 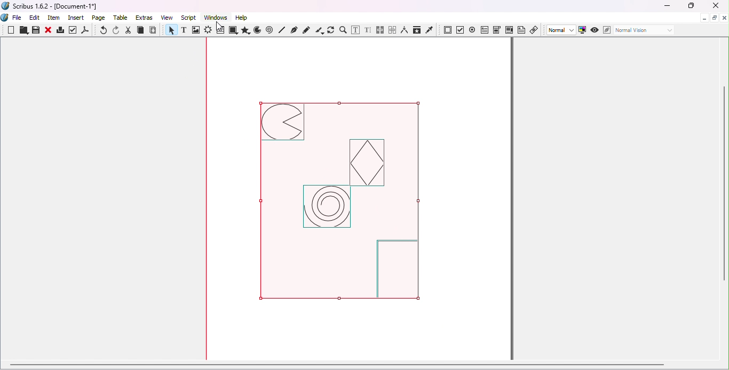 What do you see at coordinates (77, 17) in the screenshot?
I see `Insert` at bounding box center [77, 17].